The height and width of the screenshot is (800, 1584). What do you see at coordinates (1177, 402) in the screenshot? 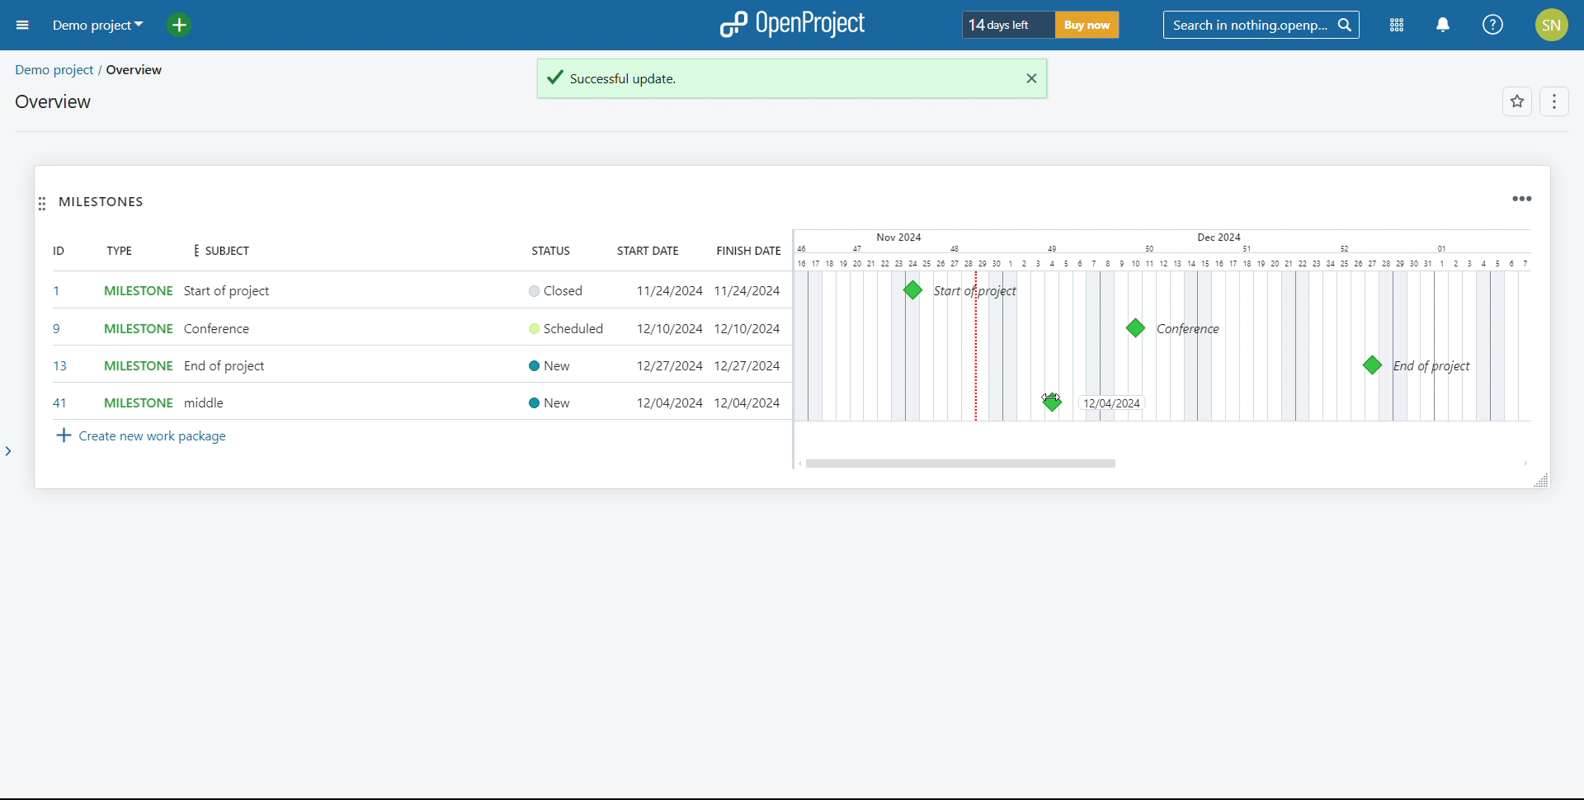
I see `milestone 41` at bounding box center [1177, 402].